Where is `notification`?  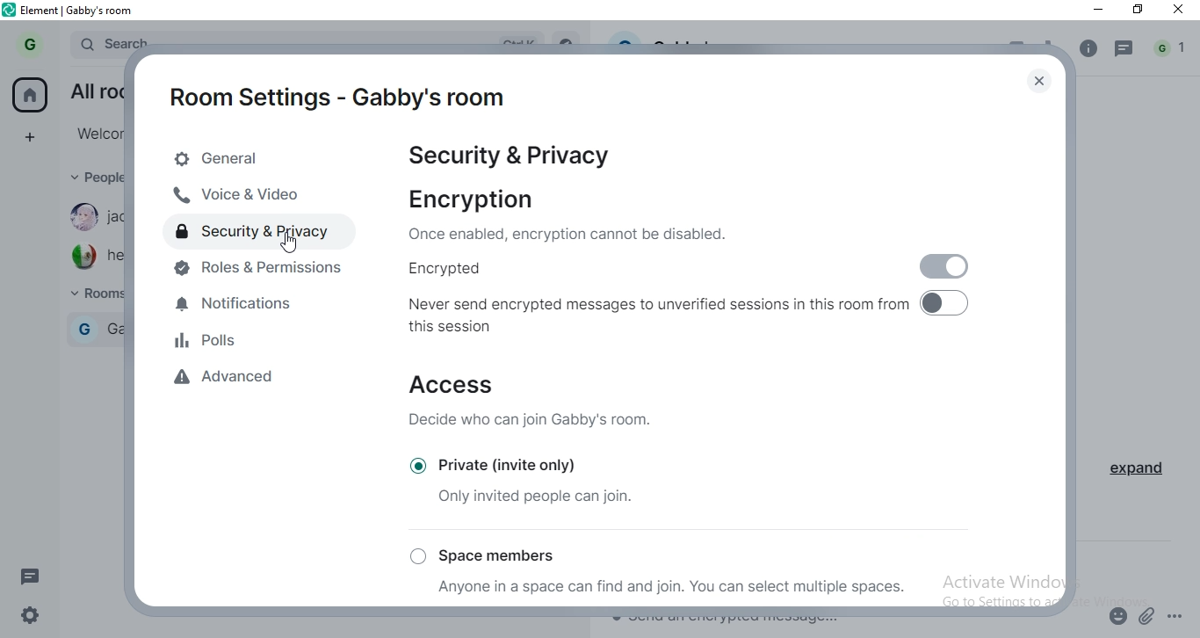
notification is located at coordinates (1172, 49).